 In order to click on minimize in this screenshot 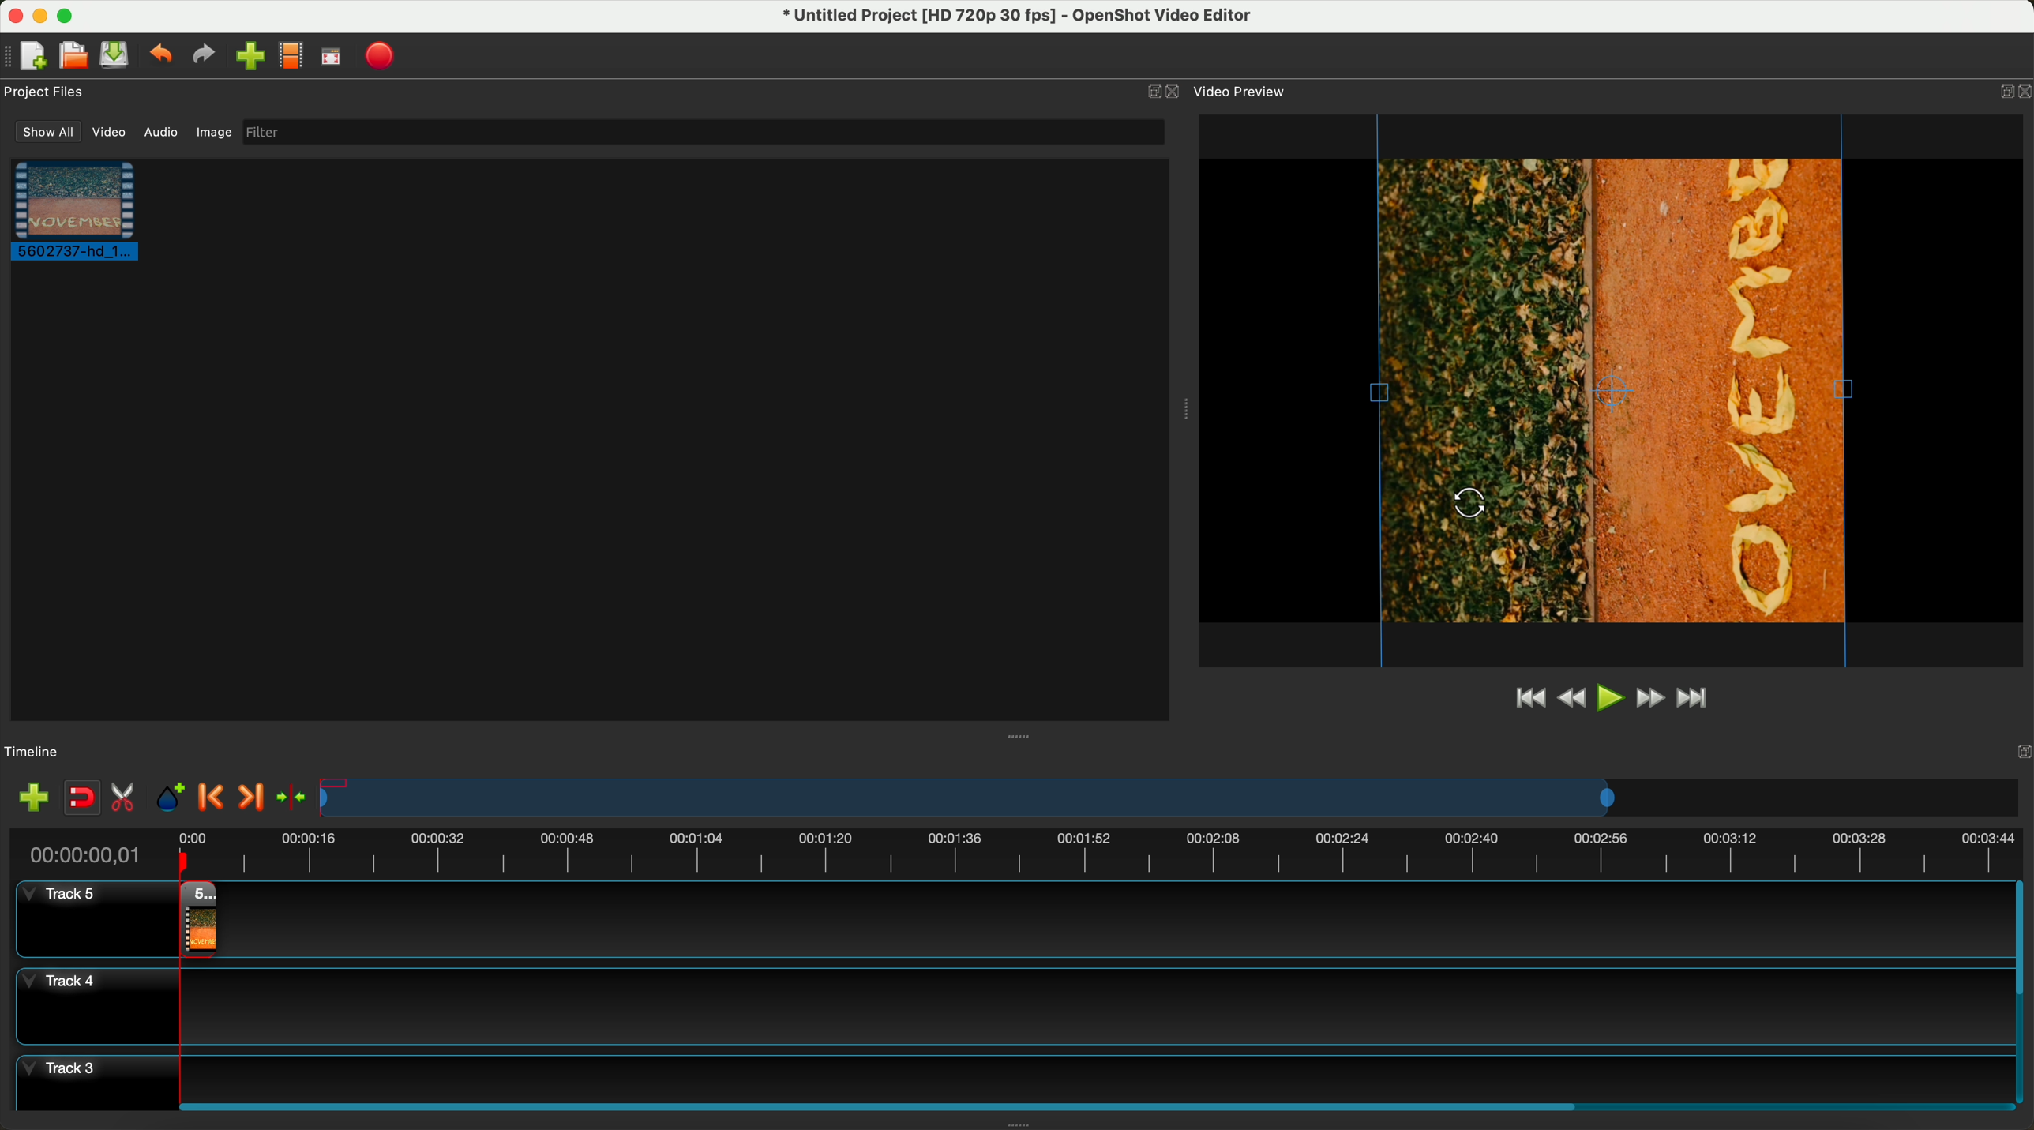, I will do `click(1145, 93)`.